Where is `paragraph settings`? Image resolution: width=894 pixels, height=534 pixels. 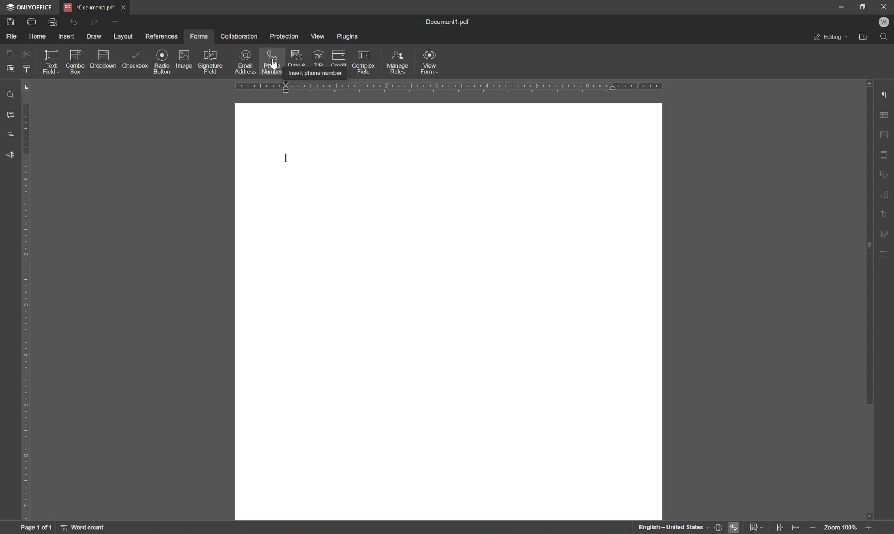 paragraph settings is located at coordinates (884, 93).